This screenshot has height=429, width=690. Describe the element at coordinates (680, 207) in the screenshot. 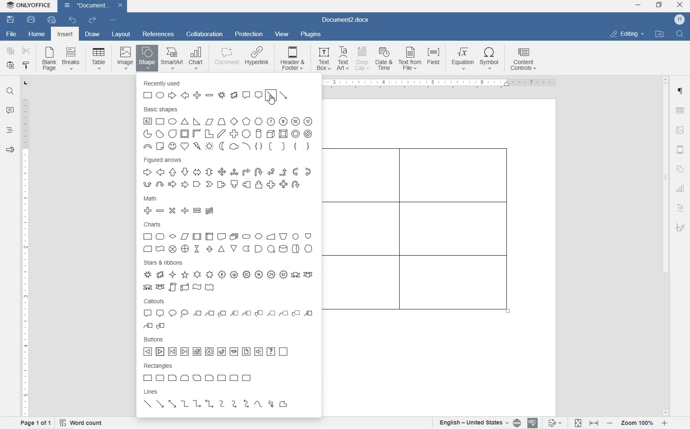

I see `textart` at that location.